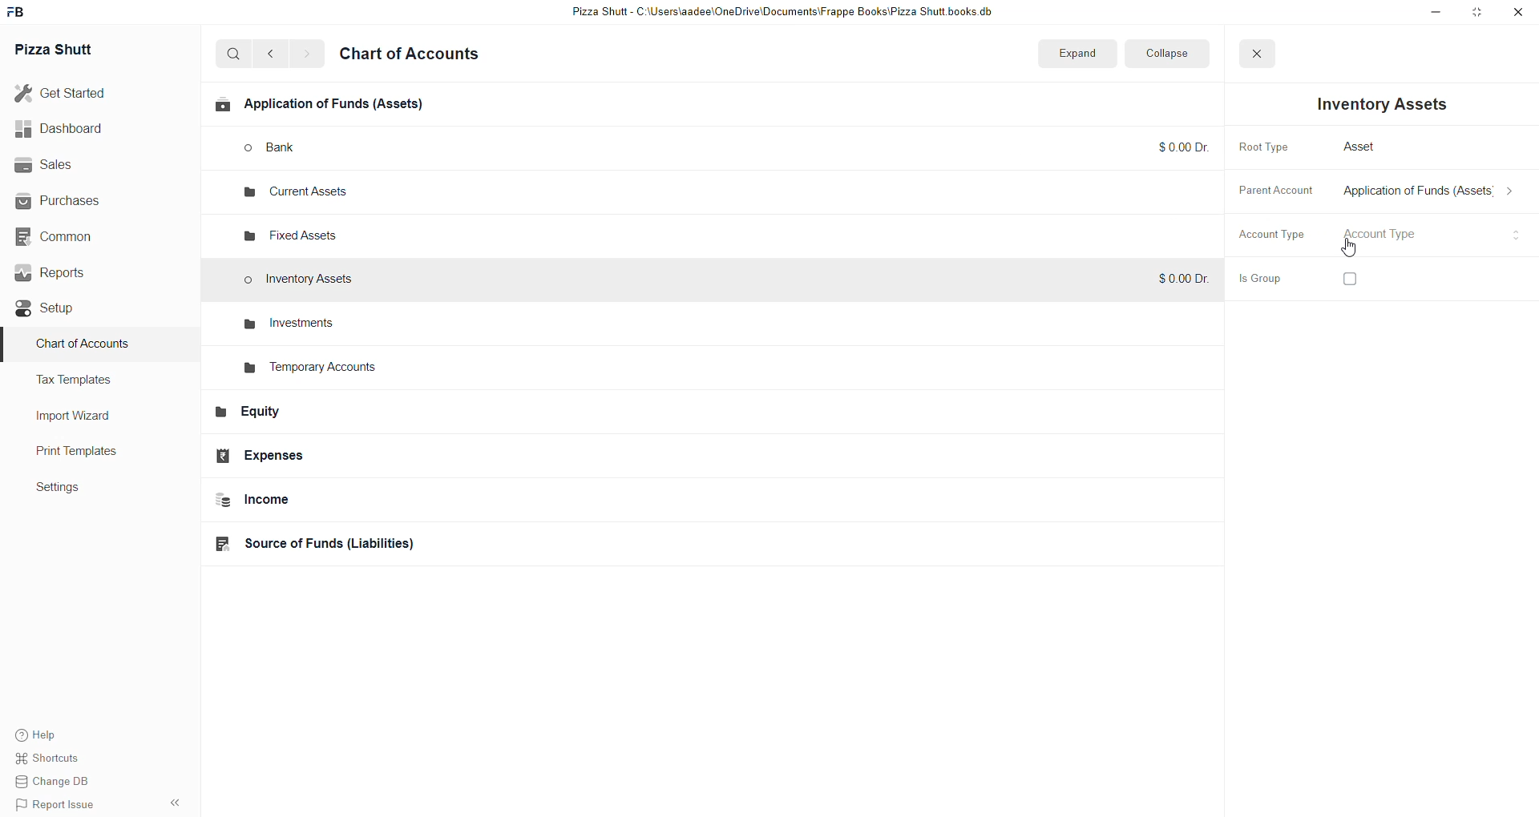 The width and height of the screenshot is (1539, 817). I want to click on Root Type , so click(1267, 148).